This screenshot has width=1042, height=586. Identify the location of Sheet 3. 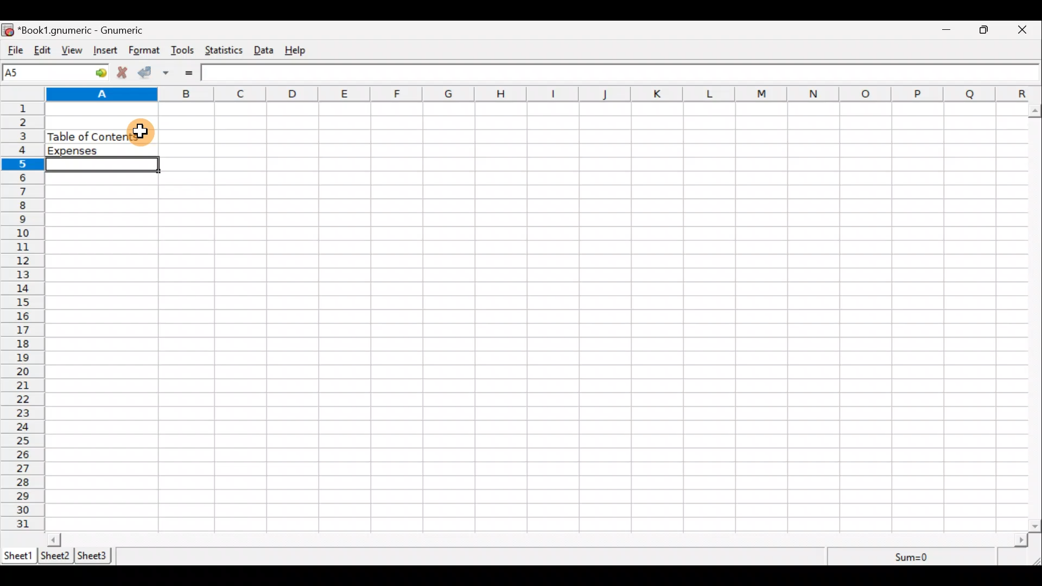
(96, 555).